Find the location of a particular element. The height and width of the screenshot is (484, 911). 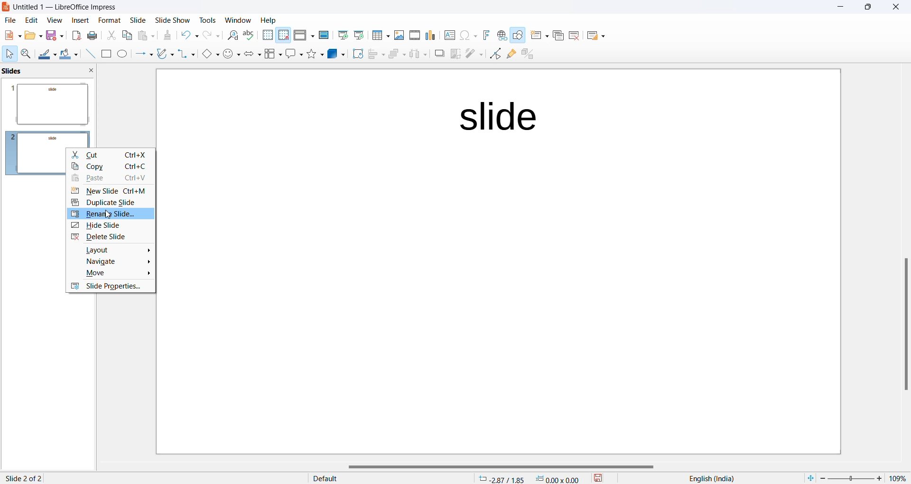

Duplicate slide is located at coordinates (557, 37).